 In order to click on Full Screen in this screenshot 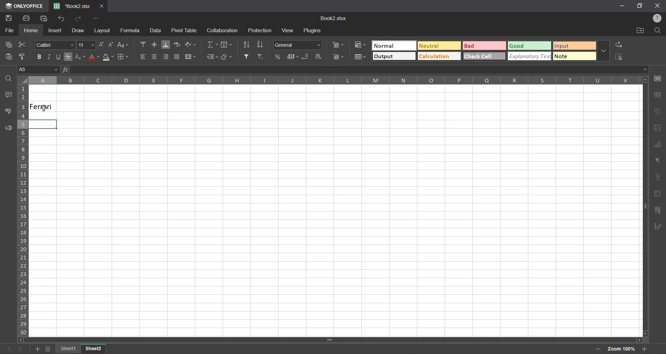, I will do `click(640, 6)`.